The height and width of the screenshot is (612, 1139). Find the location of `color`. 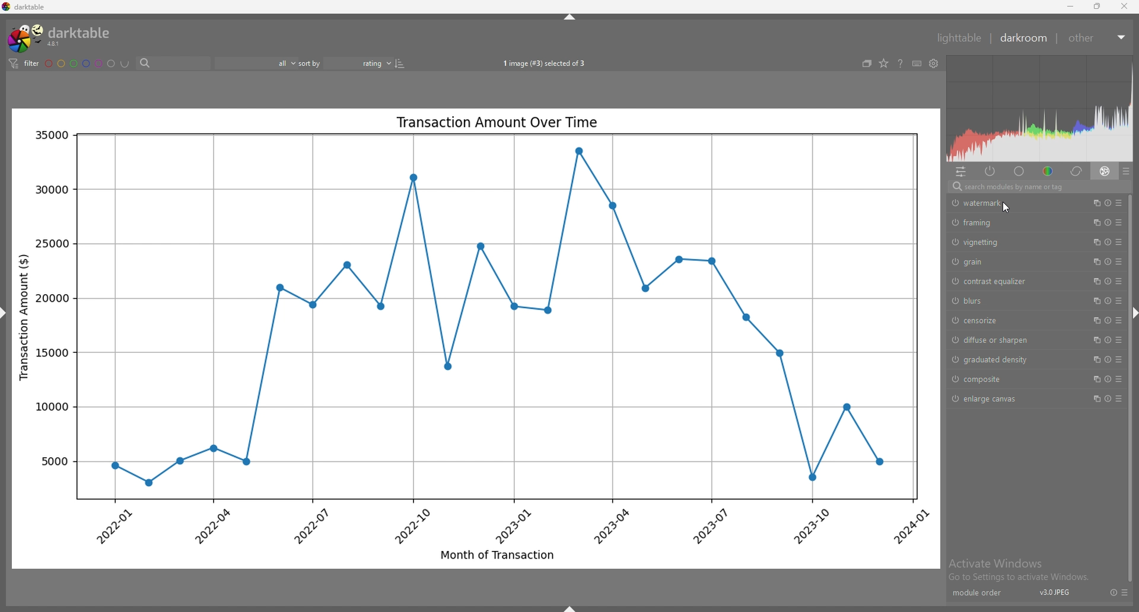

color is located at coordinates (1046, 171).